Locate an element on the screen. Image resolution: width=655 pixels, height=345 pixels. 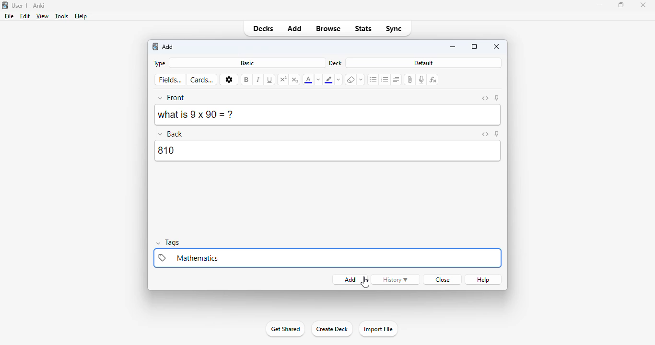
superscript is located at coordinates (284, 79).